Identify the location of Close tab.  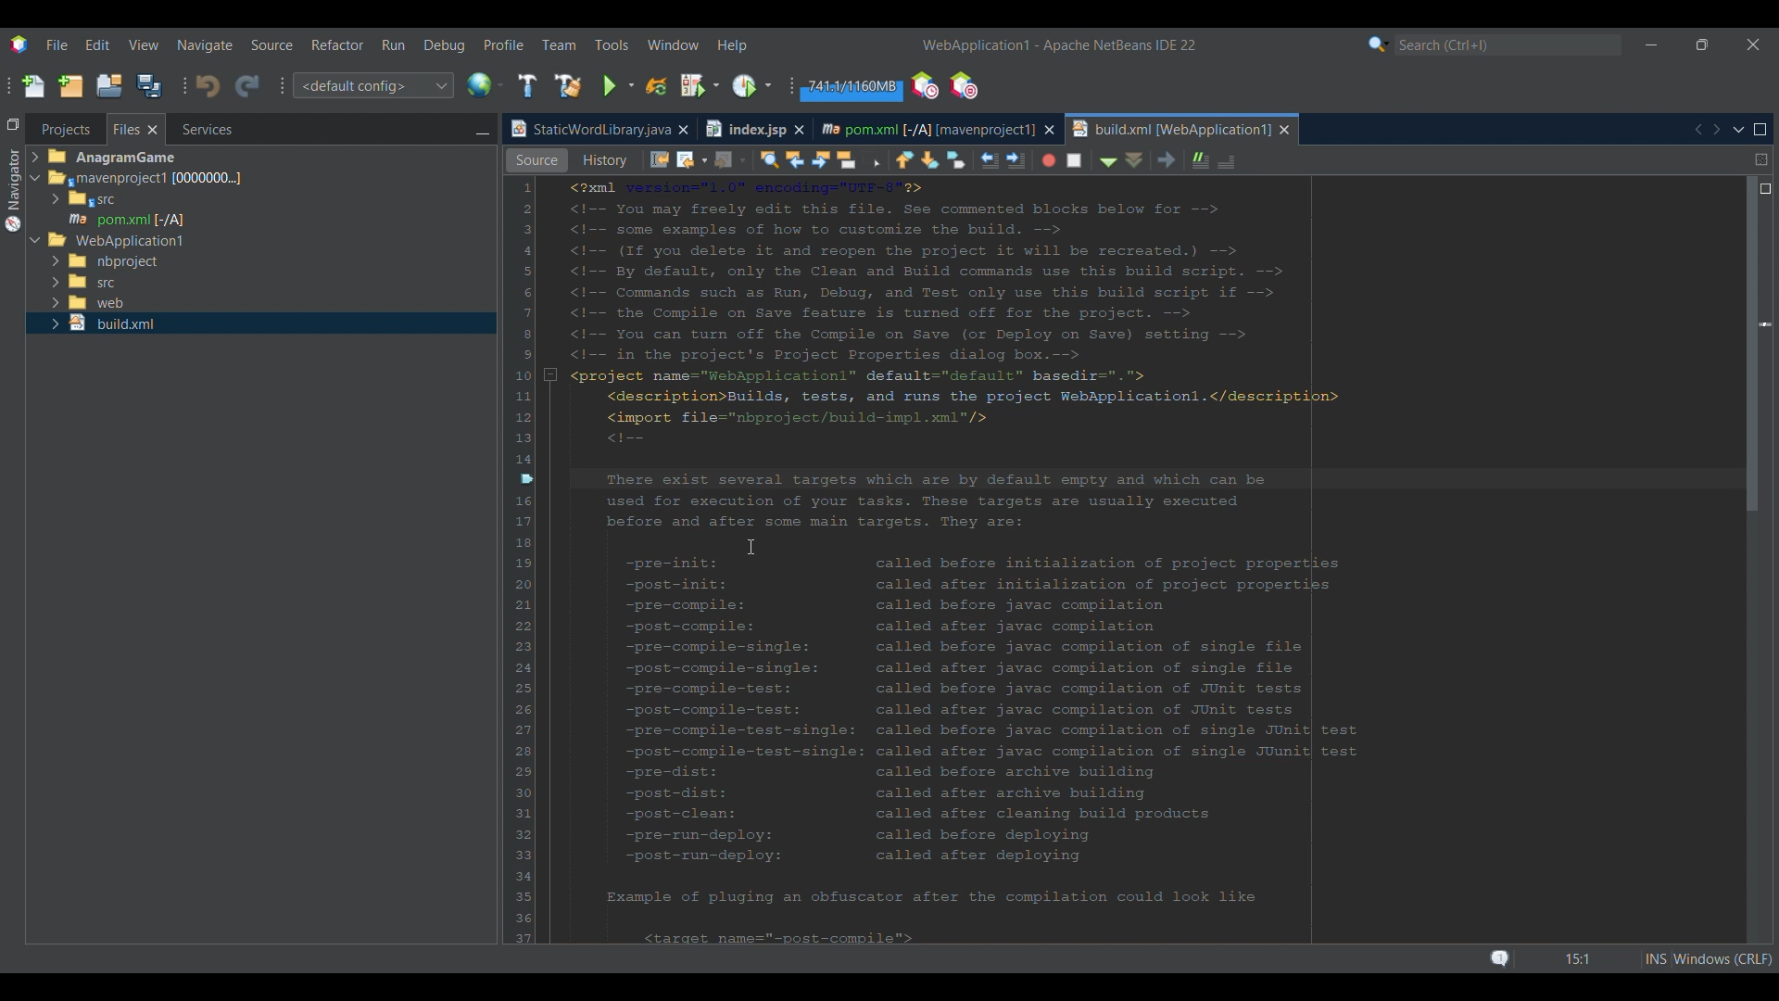
(1050, 130).